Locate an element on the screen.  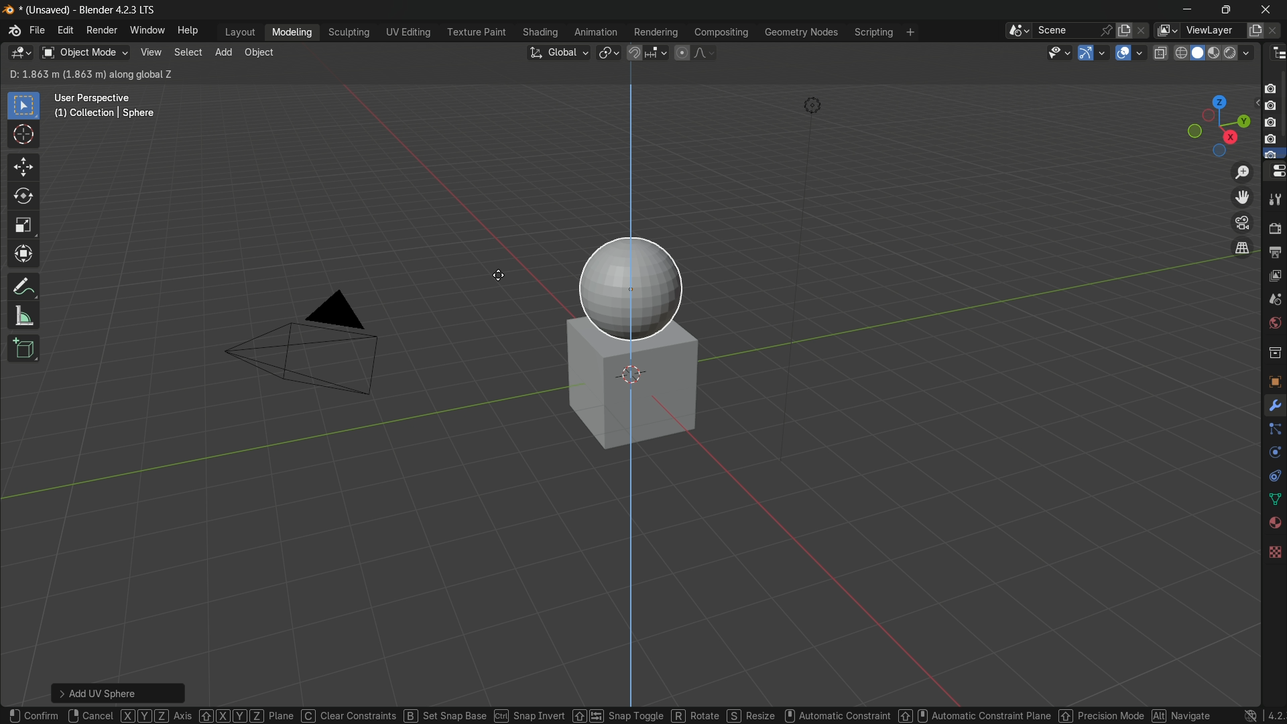
add is located at coordinates (223, 52).